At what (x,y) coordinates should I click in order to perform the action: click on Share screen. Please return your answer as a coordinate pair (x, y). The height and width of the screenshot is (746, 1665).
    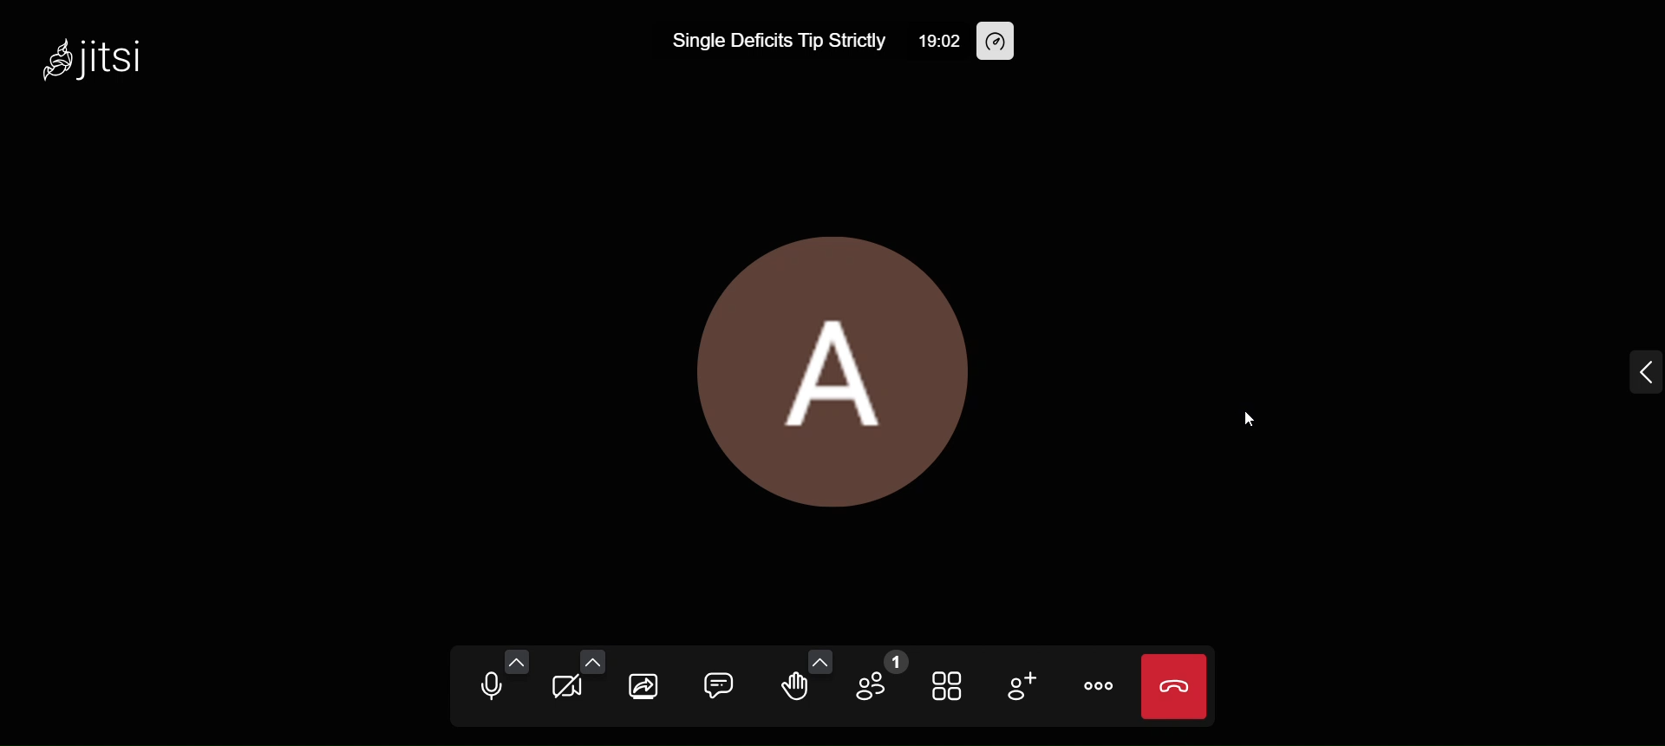
    Looking at the image, I should click on (647, 684).